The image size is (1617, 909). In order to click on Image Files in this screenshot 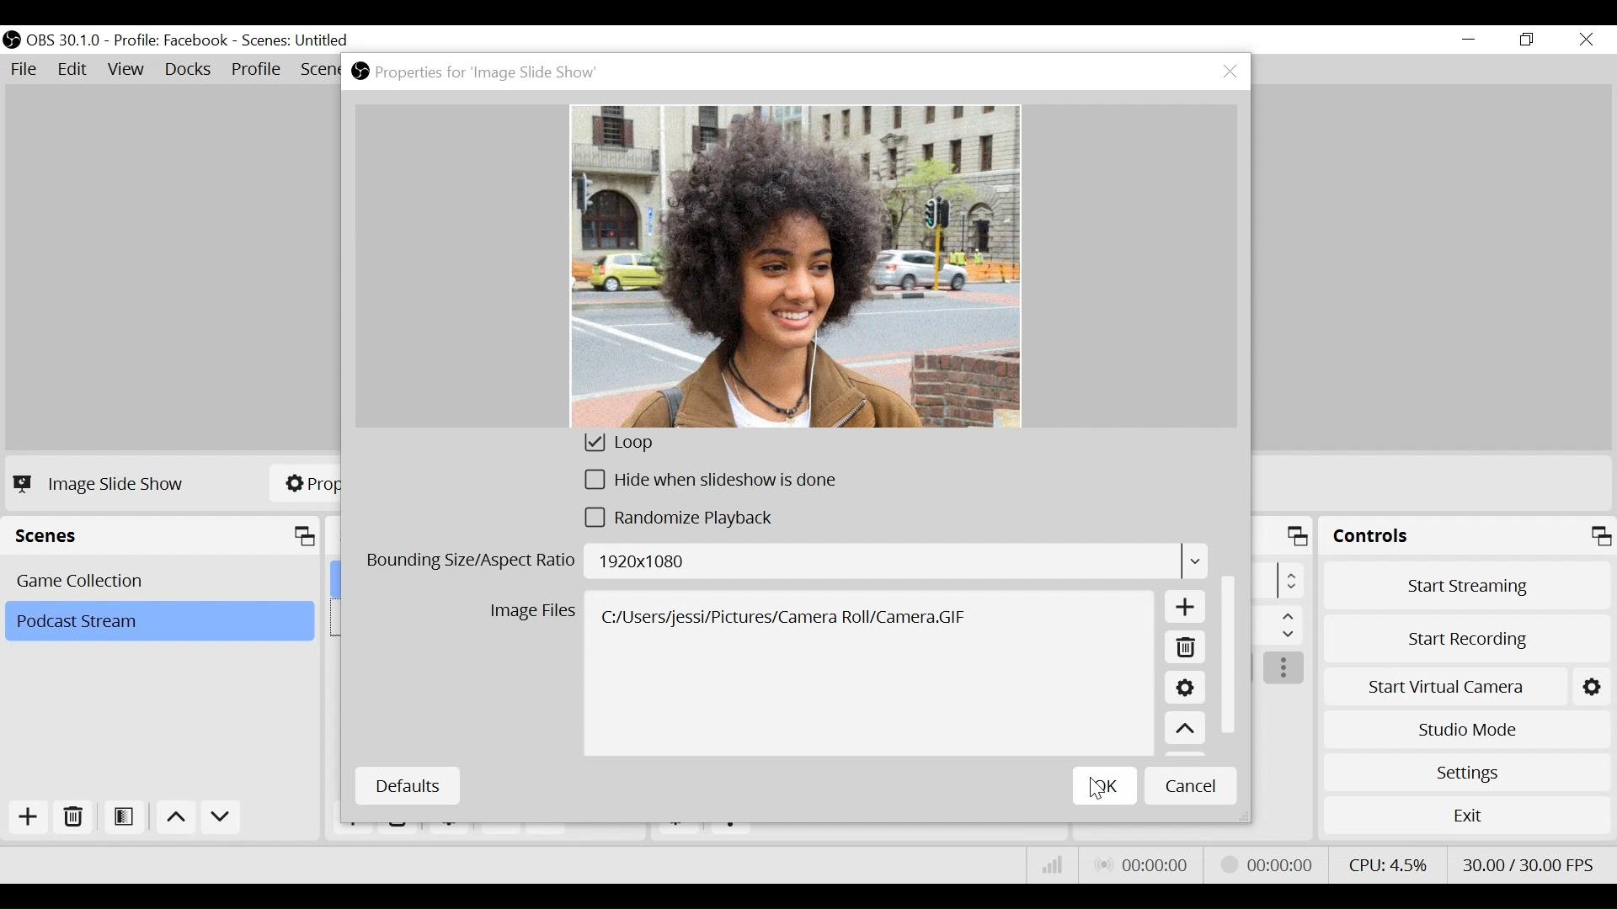, I will do `click(532, 614)`.